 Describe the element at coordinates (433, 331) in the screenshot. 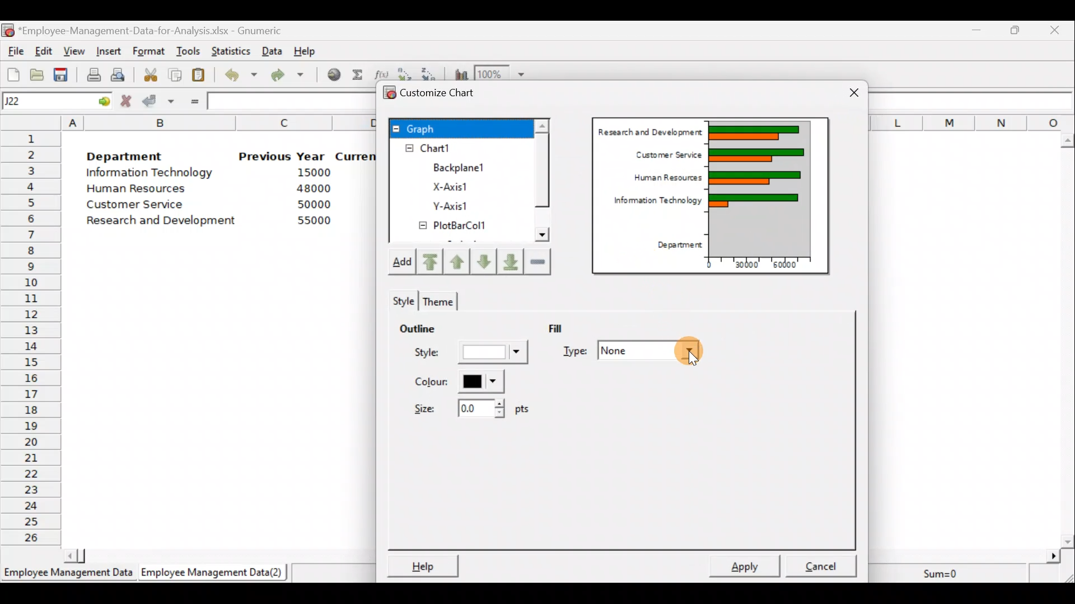

I see `Outline` at that location.